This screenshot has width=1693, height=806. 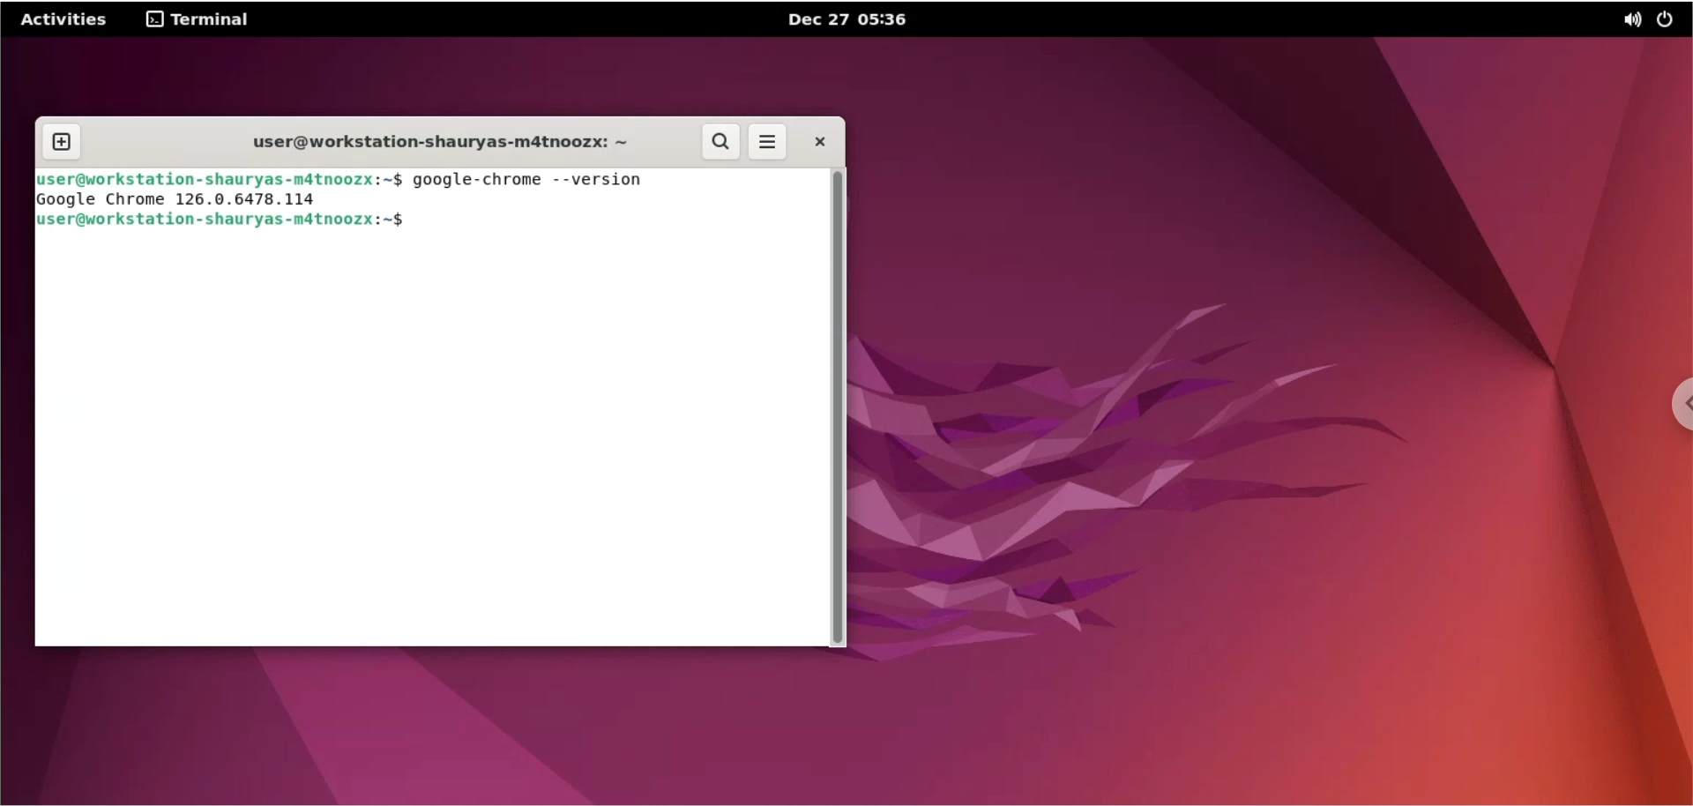 I want to click on sound options, so click(x=1631, y=21).